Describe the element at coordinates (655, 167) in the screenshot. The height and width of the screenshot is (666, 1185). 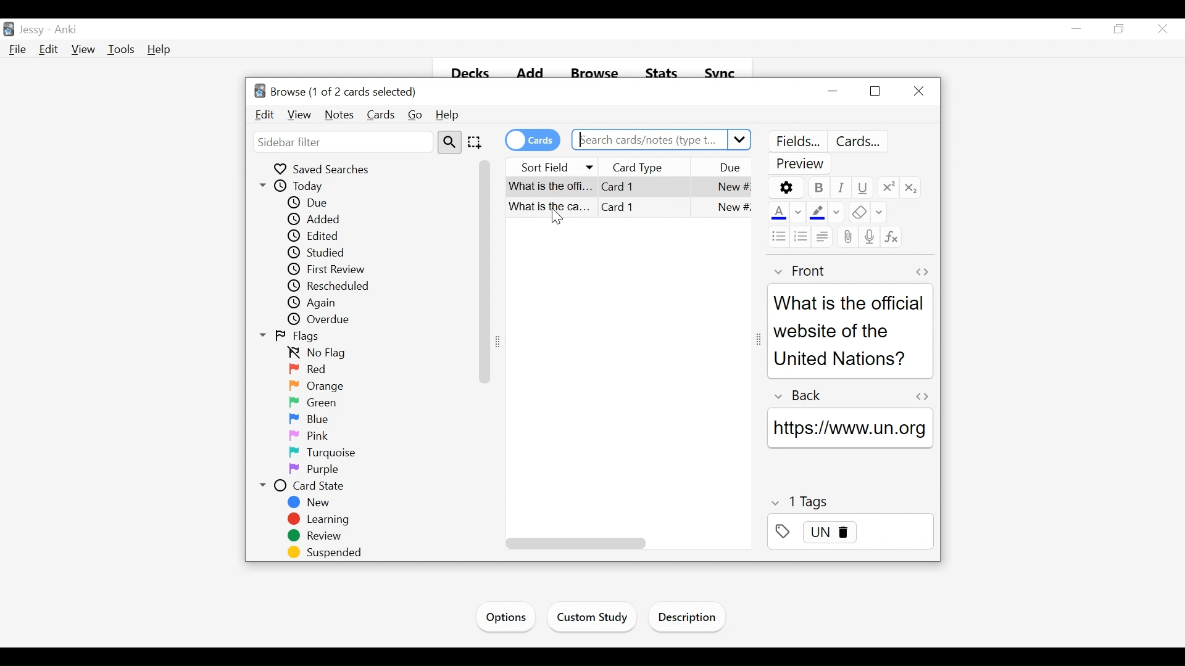
I see `Card Type` at that location.